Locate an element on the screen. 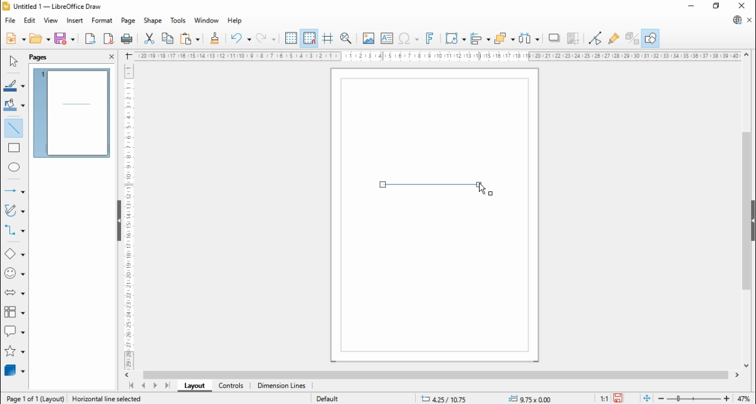 This screenshot has height=404, width=756. ellipse is located at coordinates (14, 167).